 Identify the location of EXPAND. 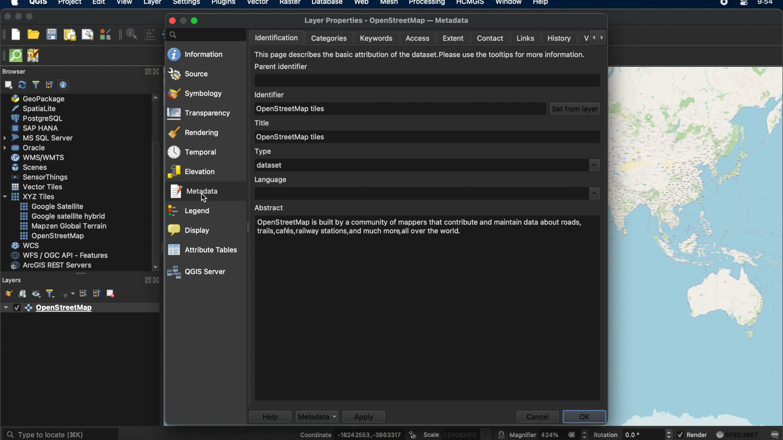
(146, 72).